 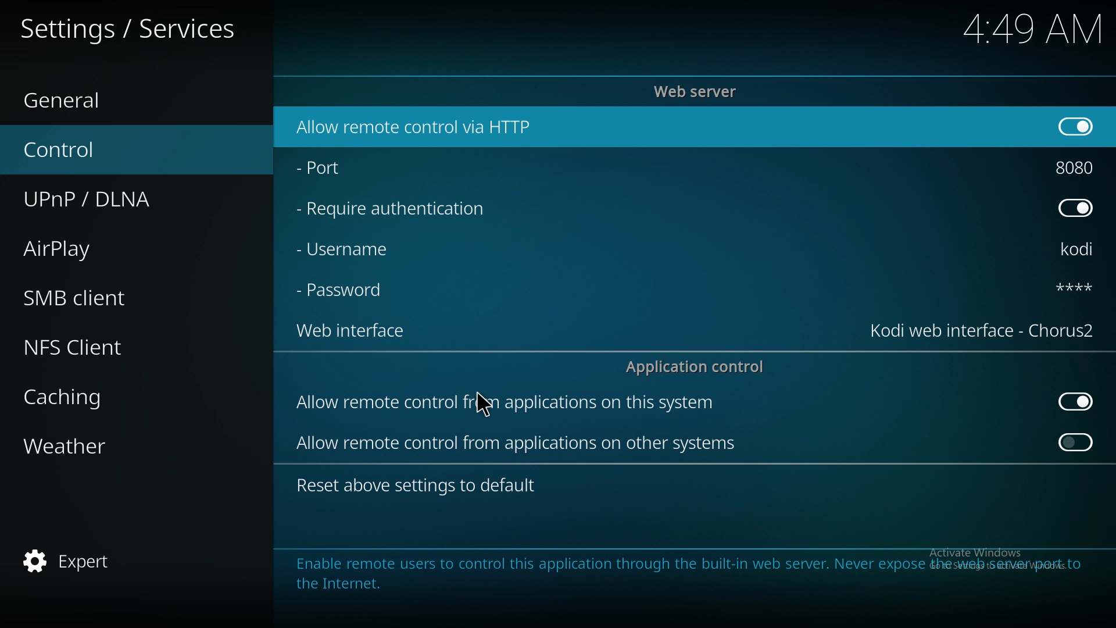 I want to click on web server, so click(x=701, y=90).